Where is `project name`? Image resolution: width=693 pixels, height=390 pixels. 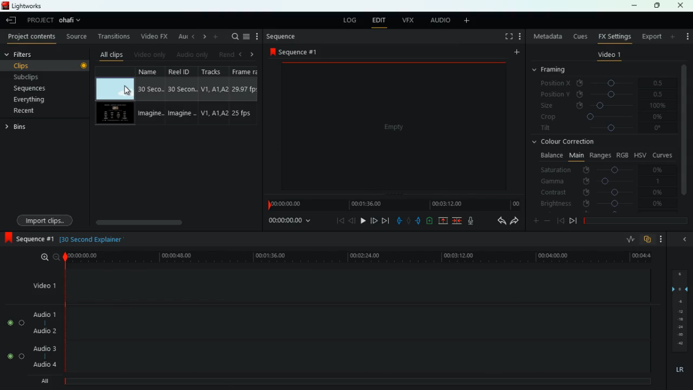
project name is located at coordinates (72, 21).